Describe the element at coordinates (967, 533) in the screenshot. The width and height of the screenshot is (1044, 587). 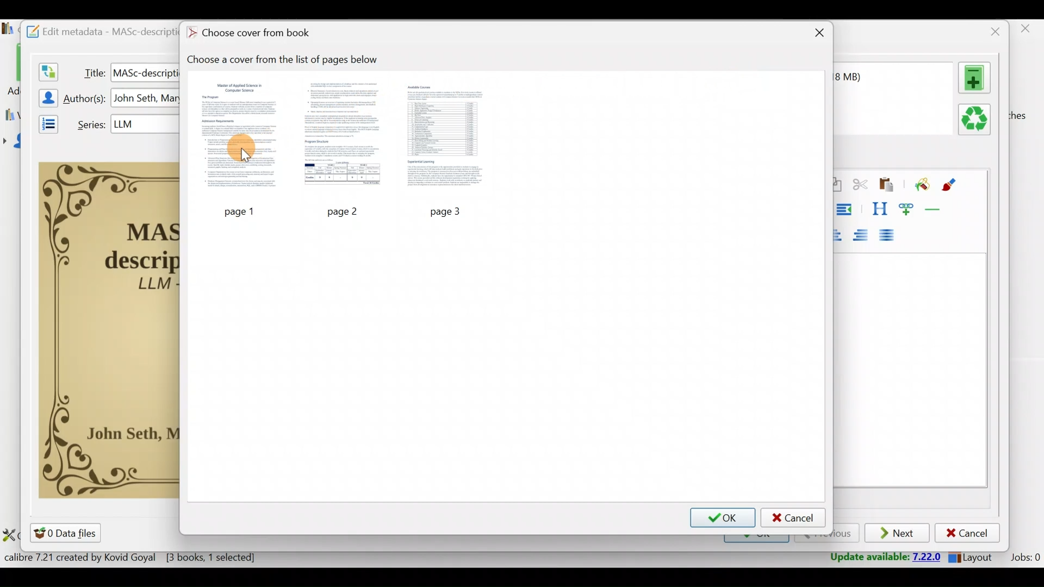
I see `Cancel` at that location.